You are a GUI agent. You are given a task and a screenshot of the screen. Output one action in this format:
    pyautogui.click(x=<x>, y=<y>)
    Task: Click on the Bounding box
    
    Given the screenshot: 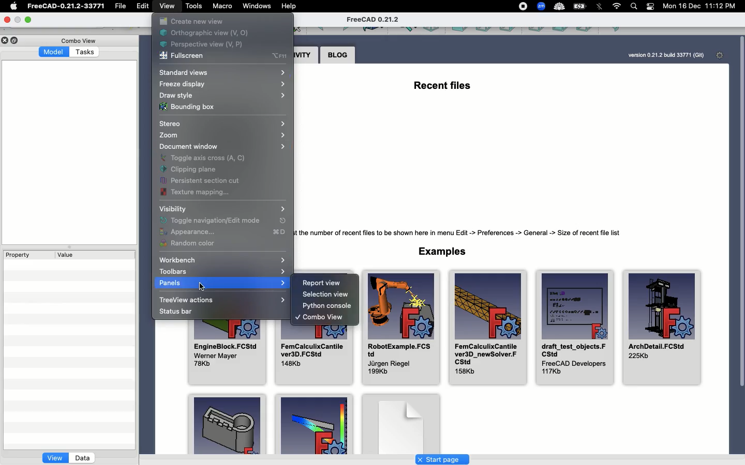 What is the action you would take?
    pyautogui.click(x=187, y=107)
    